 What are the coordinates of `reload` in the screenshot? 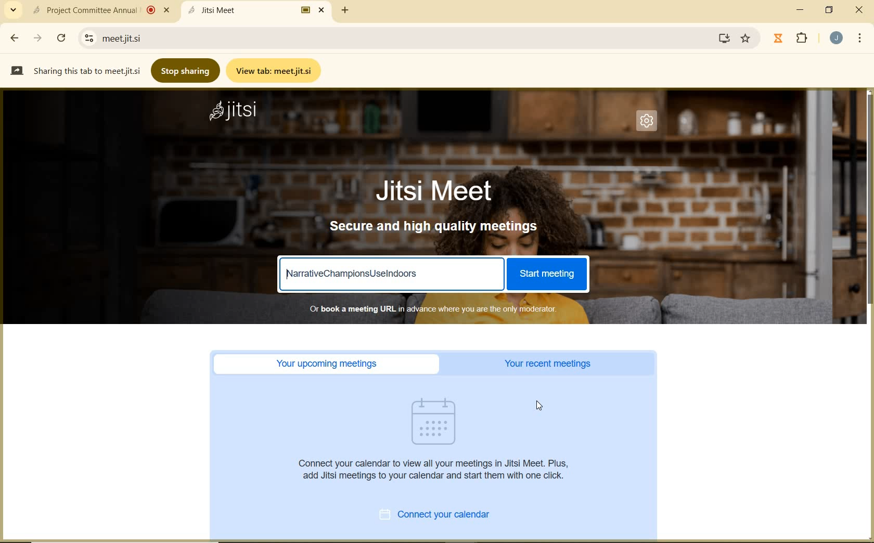 It's located at (61, 36).